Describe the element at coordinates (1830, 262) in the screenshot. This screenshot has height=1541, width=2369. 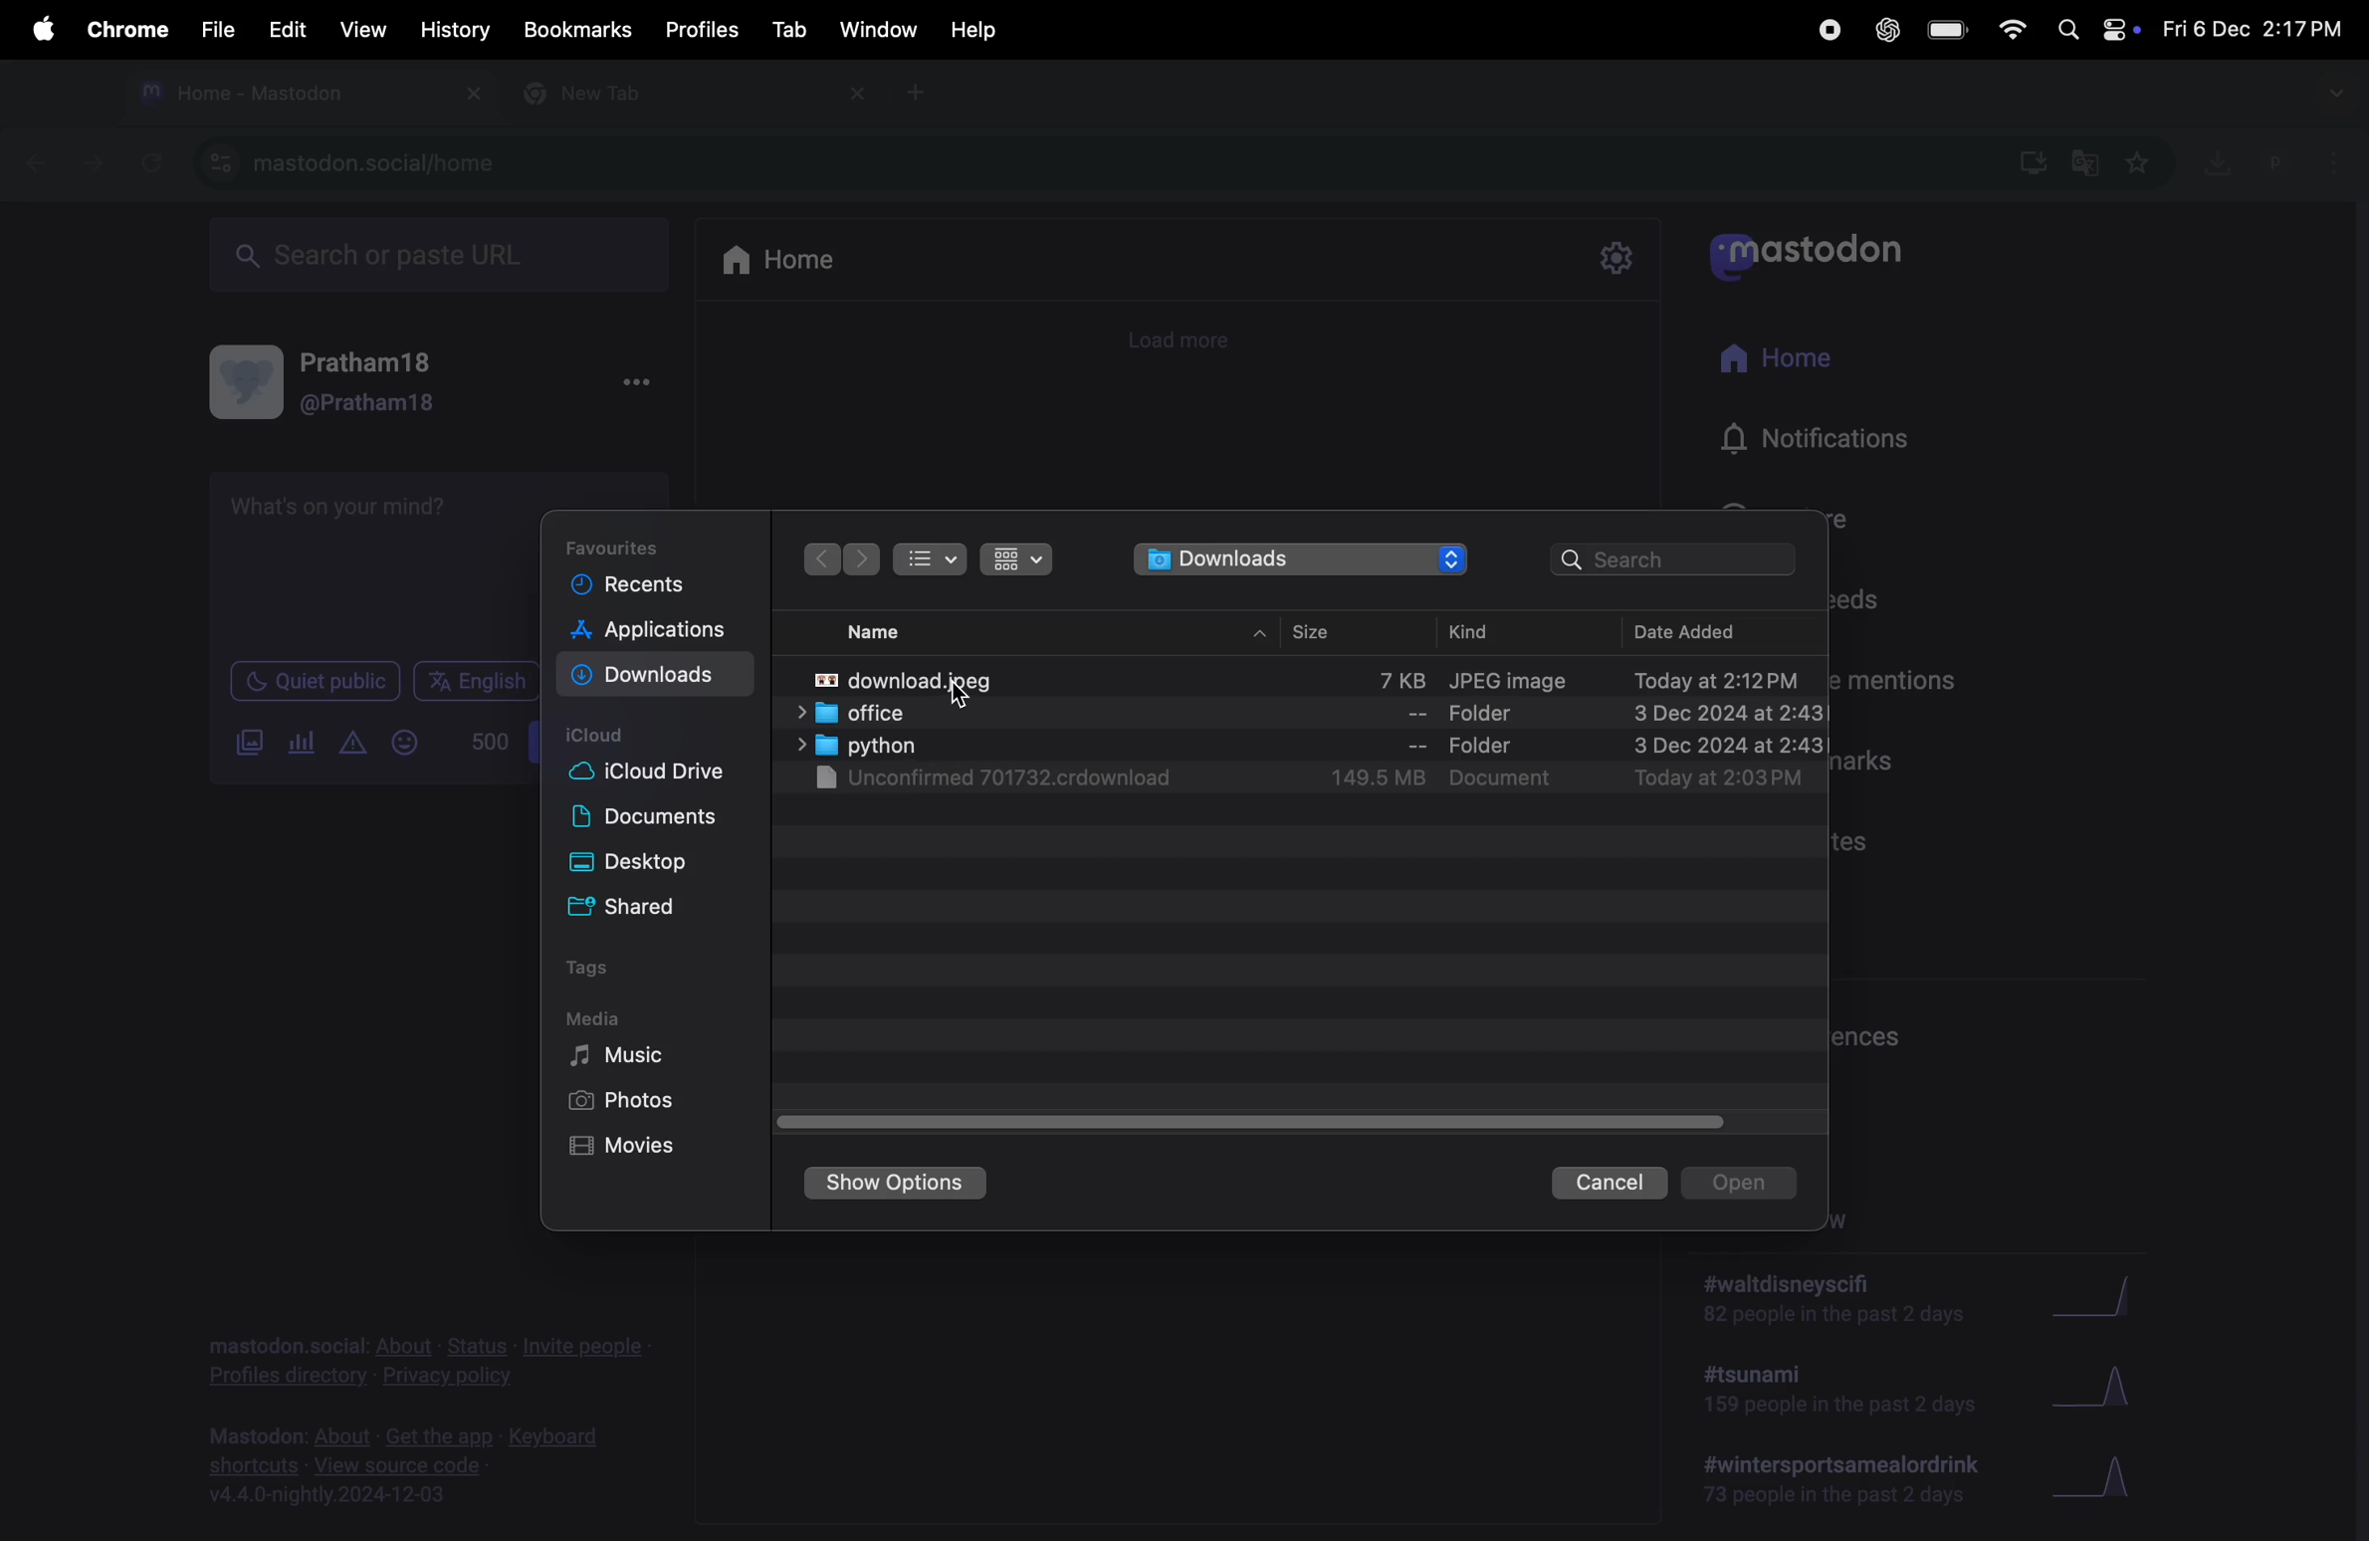
I see `mastodon app` at that location.